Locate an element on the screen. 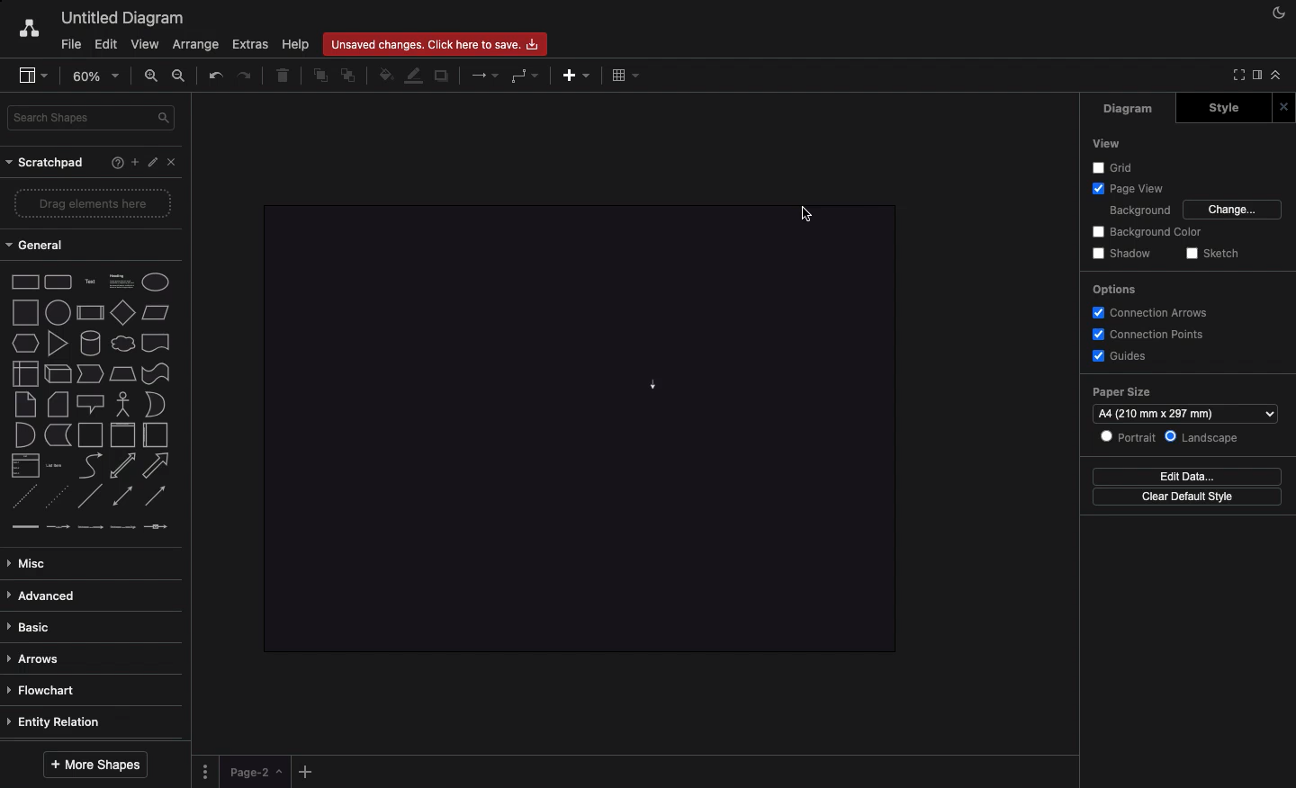 The height and width of the screenshot is (788, 1296). Grid is located at coordinates (1115, 166).